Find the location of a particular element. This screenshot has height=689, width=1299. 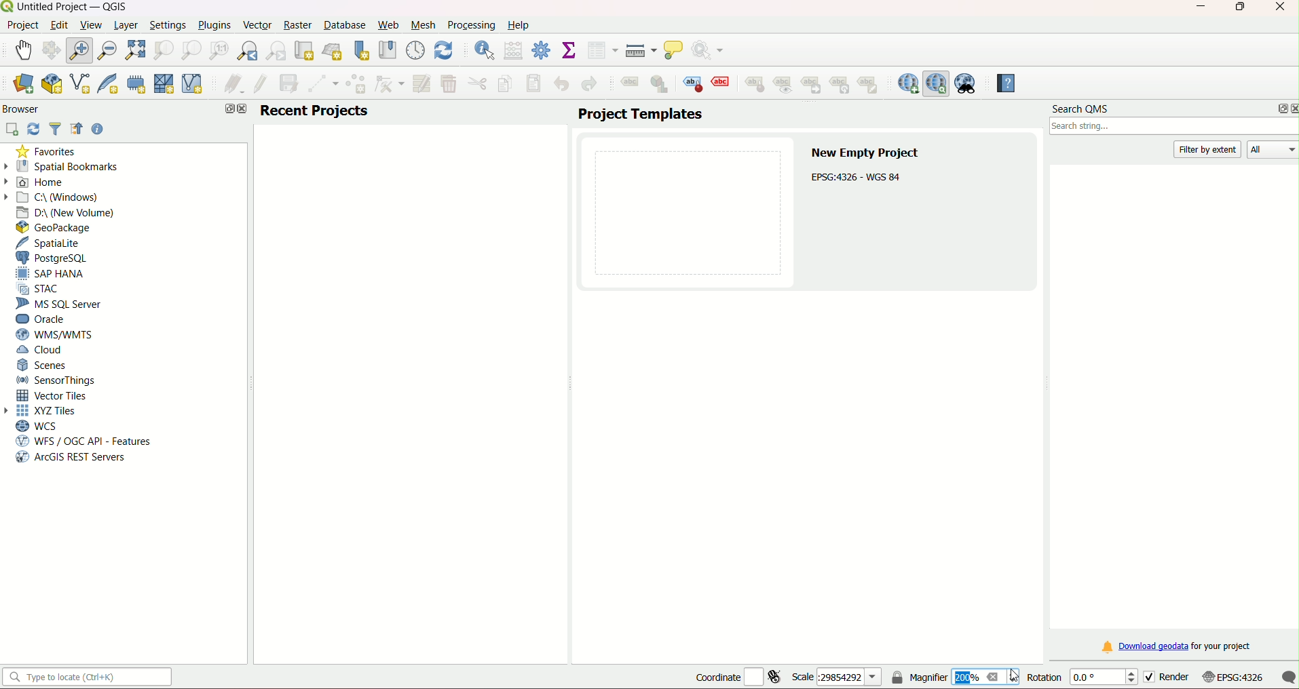

WFS/OGC API-Features is located at coordinates (83, 441).